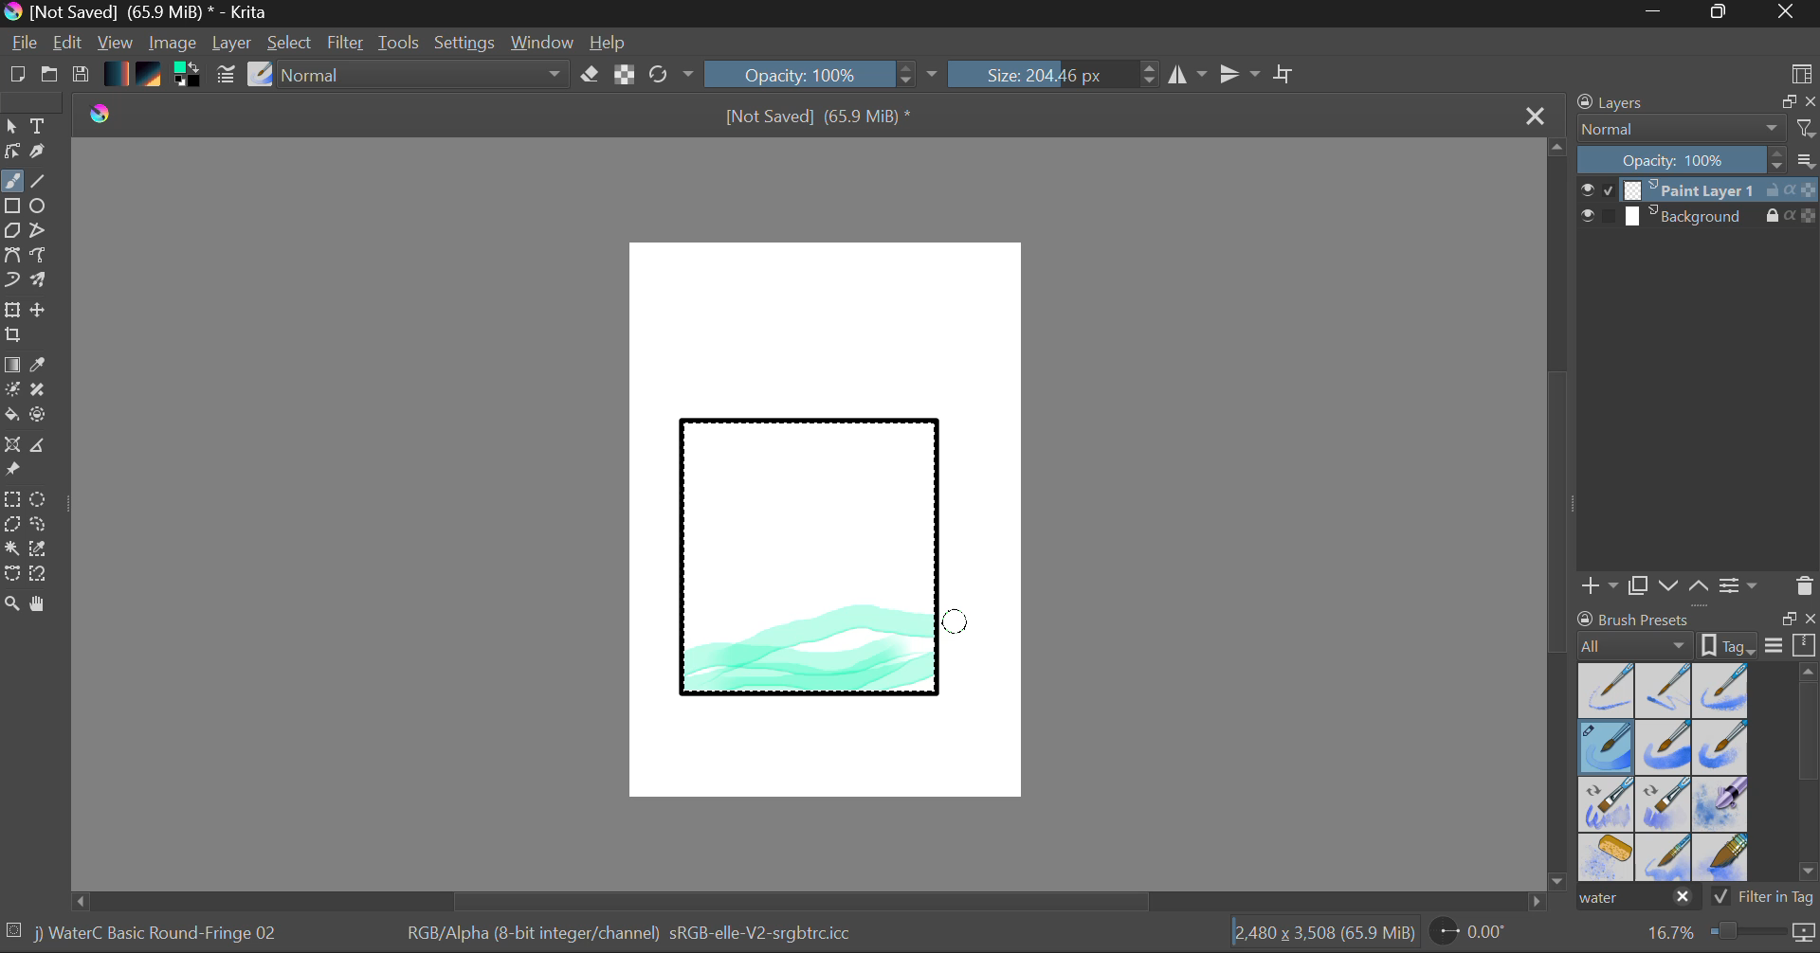 This screenshot has width=1820, height=953. Describe the element at coordinates (45, 607) in the screenshot. I see `Pan` at that location.